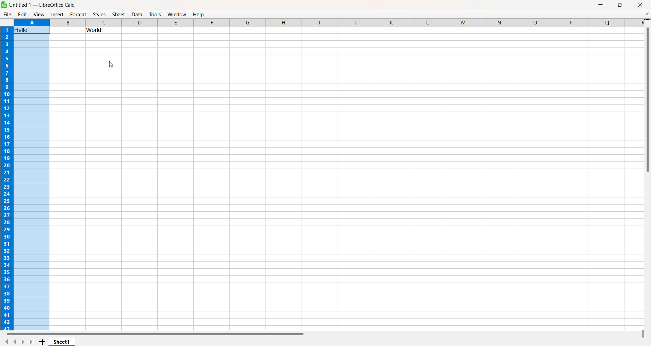 The width and height of the screenshot is (651, 346). I want to click on cursor, so click(112, 64).